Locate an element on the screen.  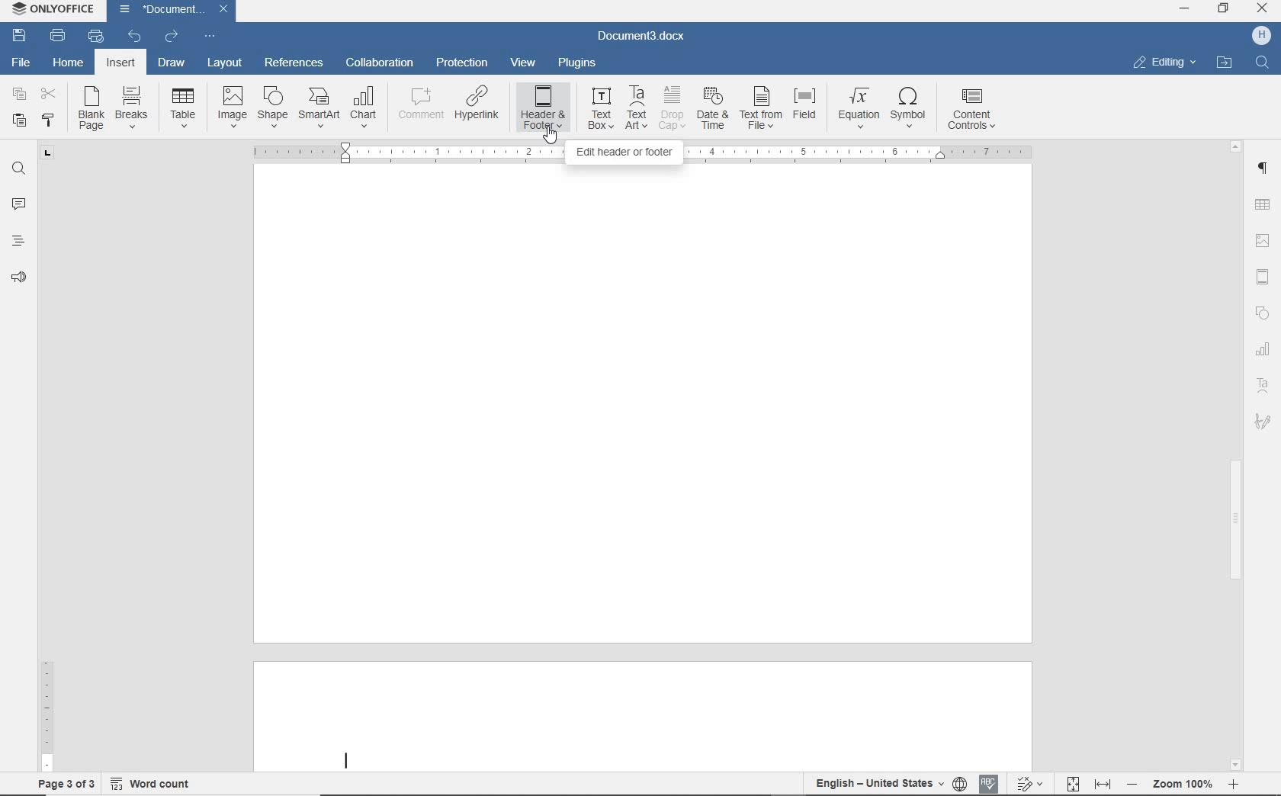
DROP CAP is located at coordinates (673, 108).